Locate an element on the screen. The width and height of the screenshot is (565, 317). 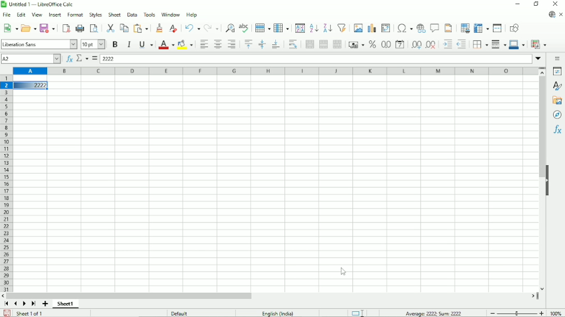
Tools is located at coordinates (148, 14).